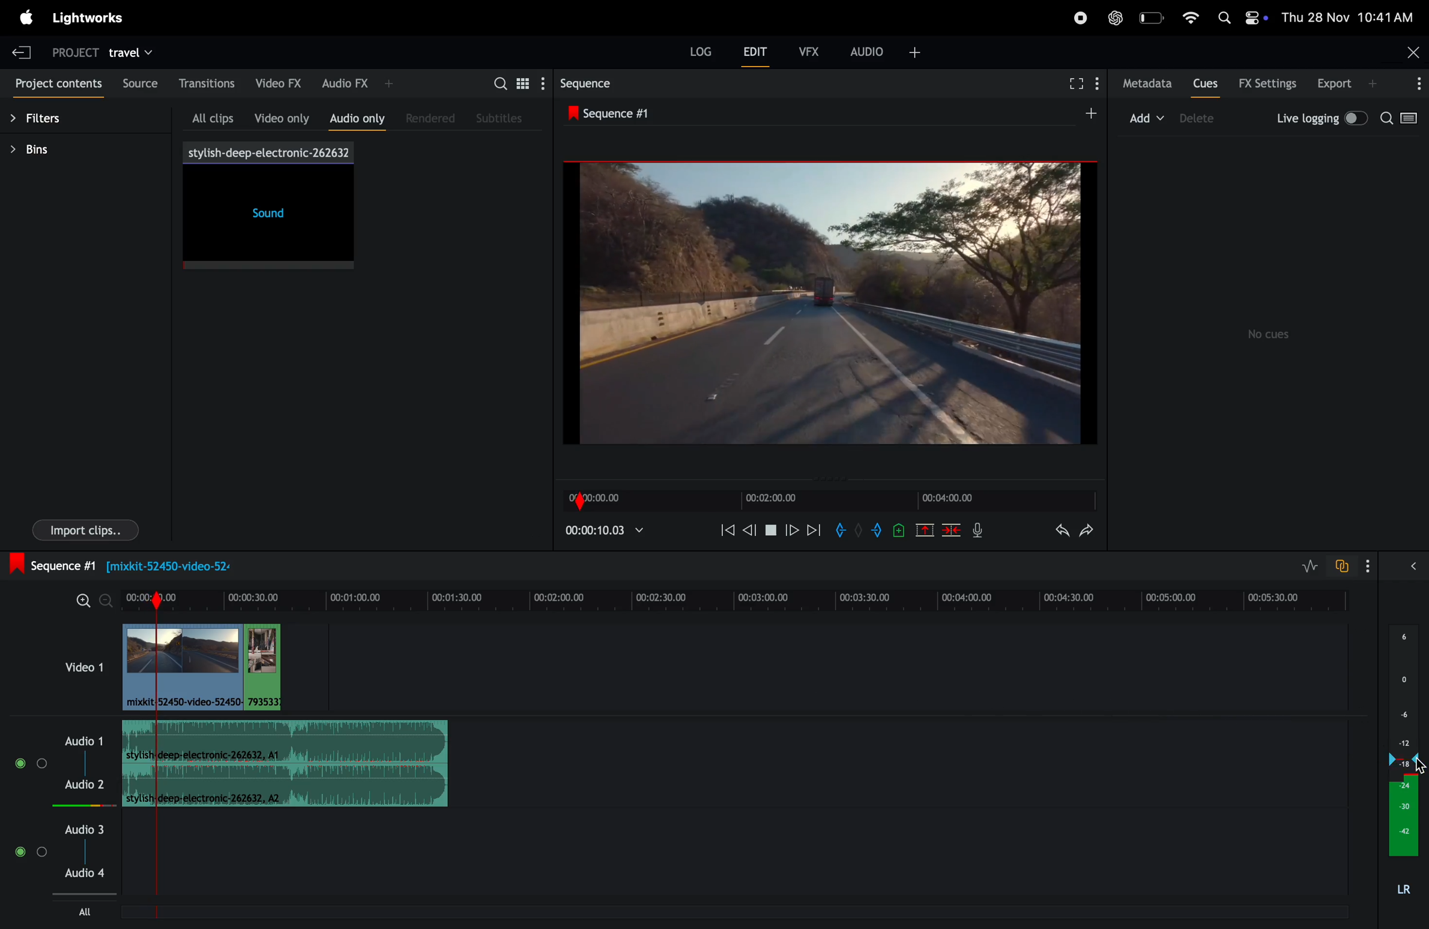 The width and height of the screenshot is (1429, 929). I want to click on options, so click(1413, 82).